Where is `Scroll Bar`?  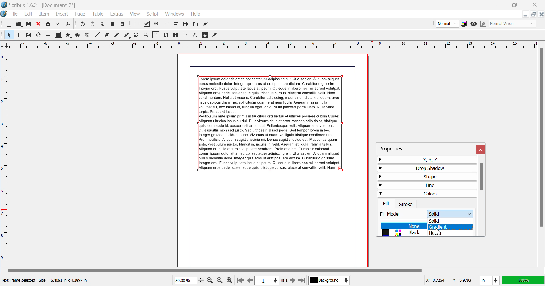
Scroll Bar is located at coordinates (272, 271).